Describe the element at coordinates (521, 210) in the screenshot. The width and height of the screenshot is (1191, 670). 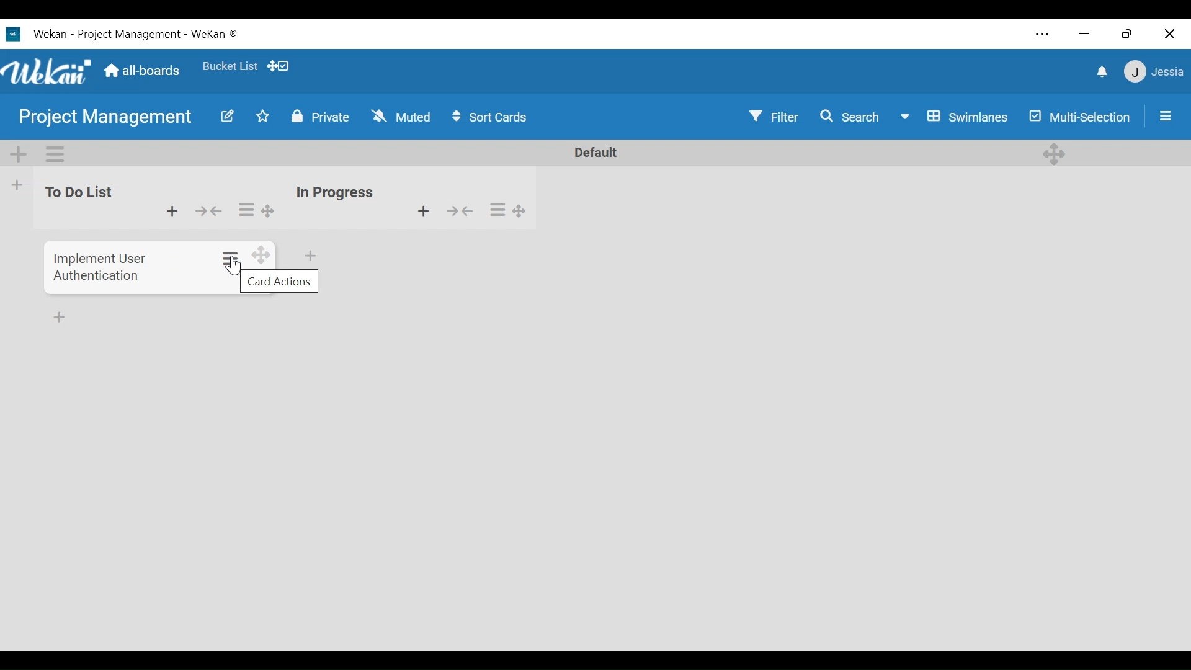
I see `desktop drag handles` at that location.